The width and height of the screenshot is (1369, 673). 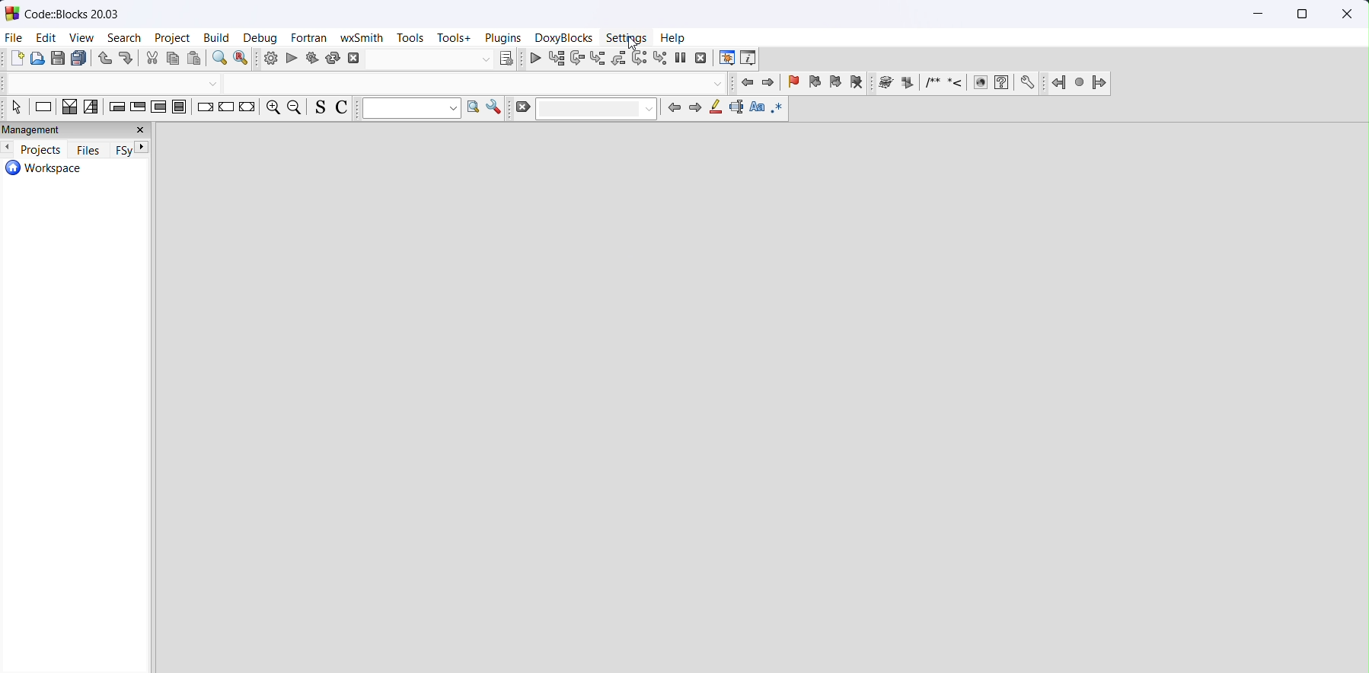 What do you see at coordinates (1080, 84) in the screenshot?
I see `fortranProject` at bounding box center [1080, 84].